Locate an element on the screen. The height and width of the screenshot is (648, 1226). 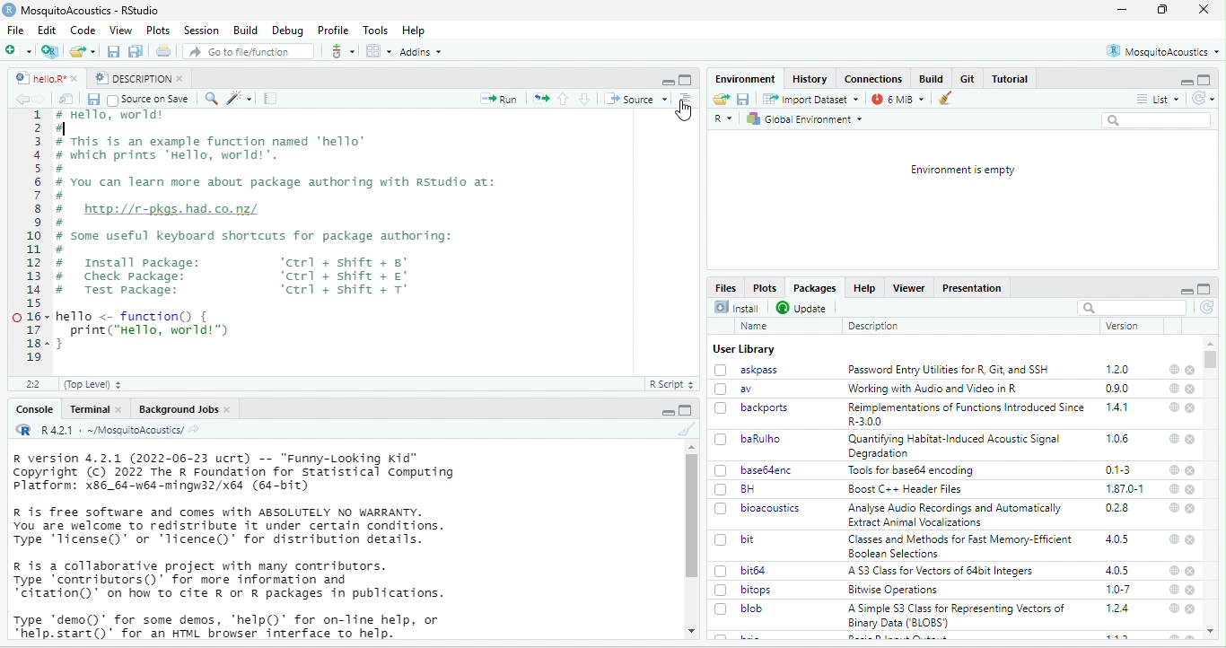
full screen is located at coordinates (1204, 289).